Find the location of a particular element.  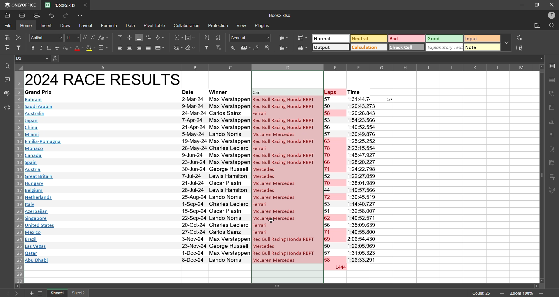

Country is located at coordinates (43, 181).